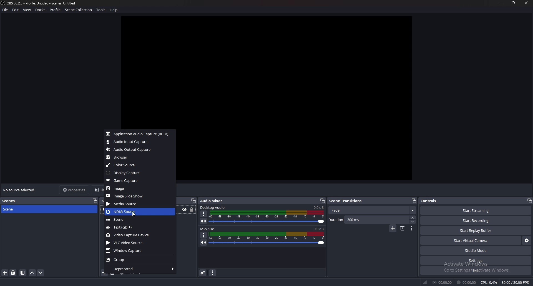 This screenshot has width=533, height=286. Describe the element at coordinates (140, 235) in the screenshot. I see `video capture device` at that location.